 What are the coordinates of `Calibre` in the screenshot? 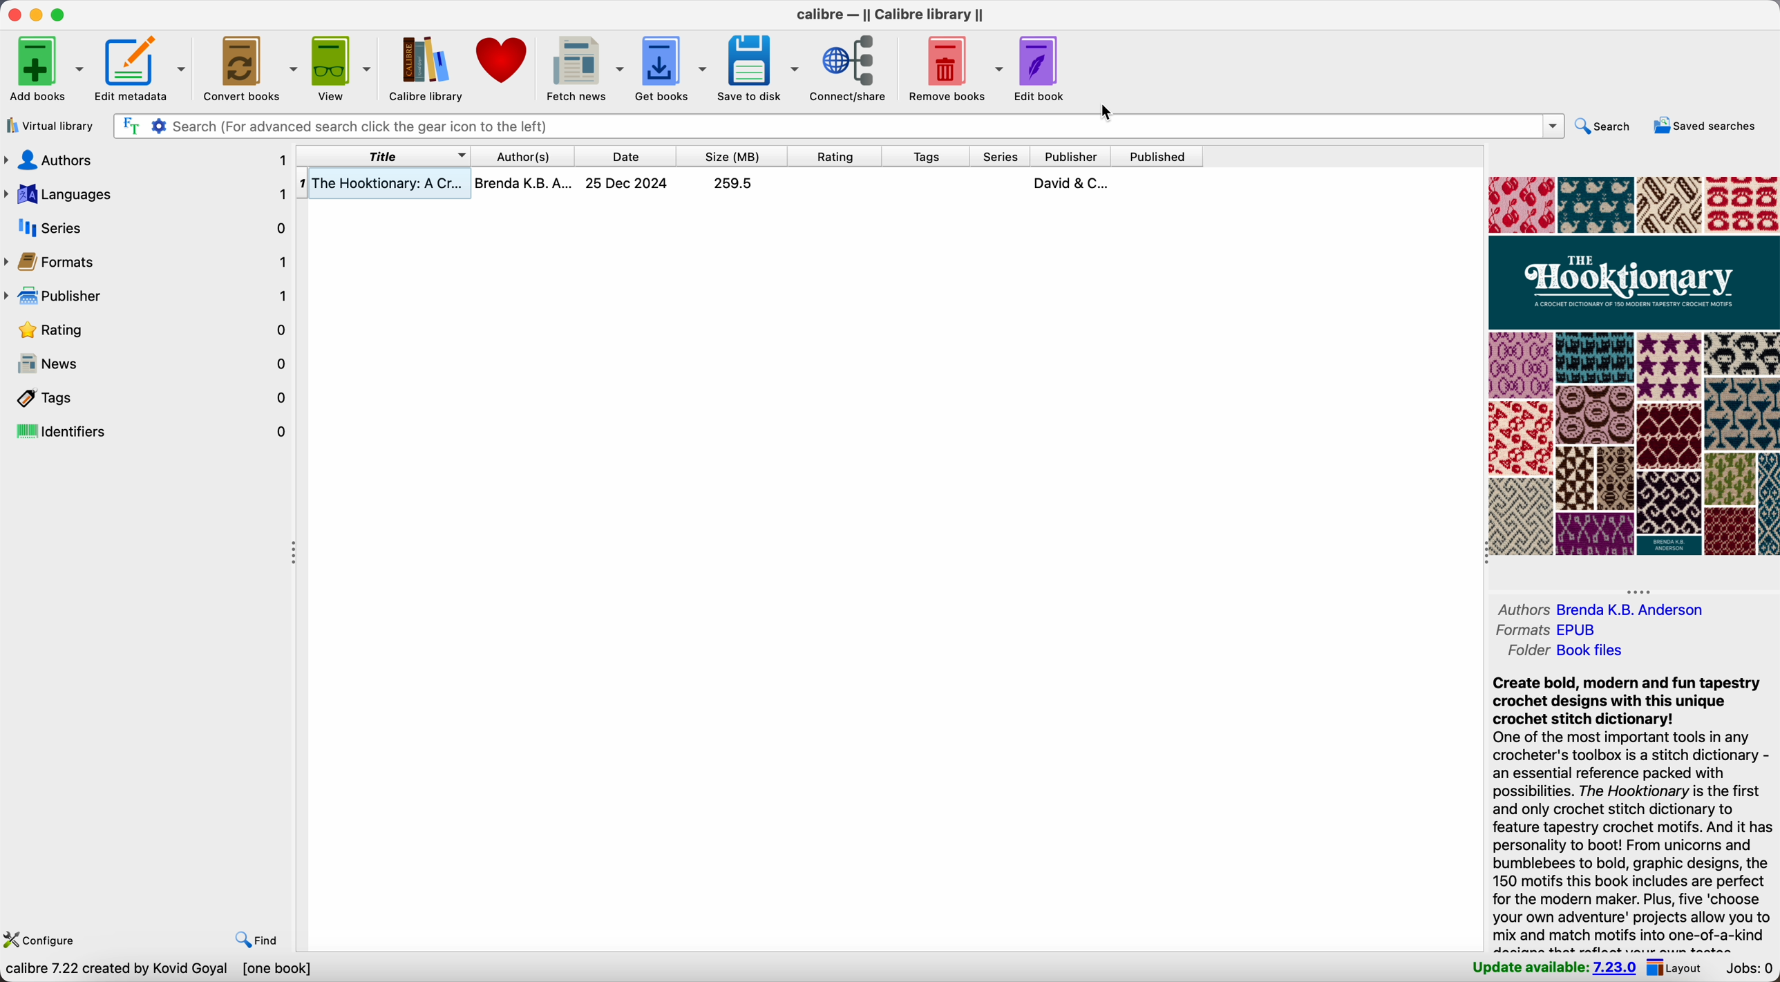 It's located at (889, 12).